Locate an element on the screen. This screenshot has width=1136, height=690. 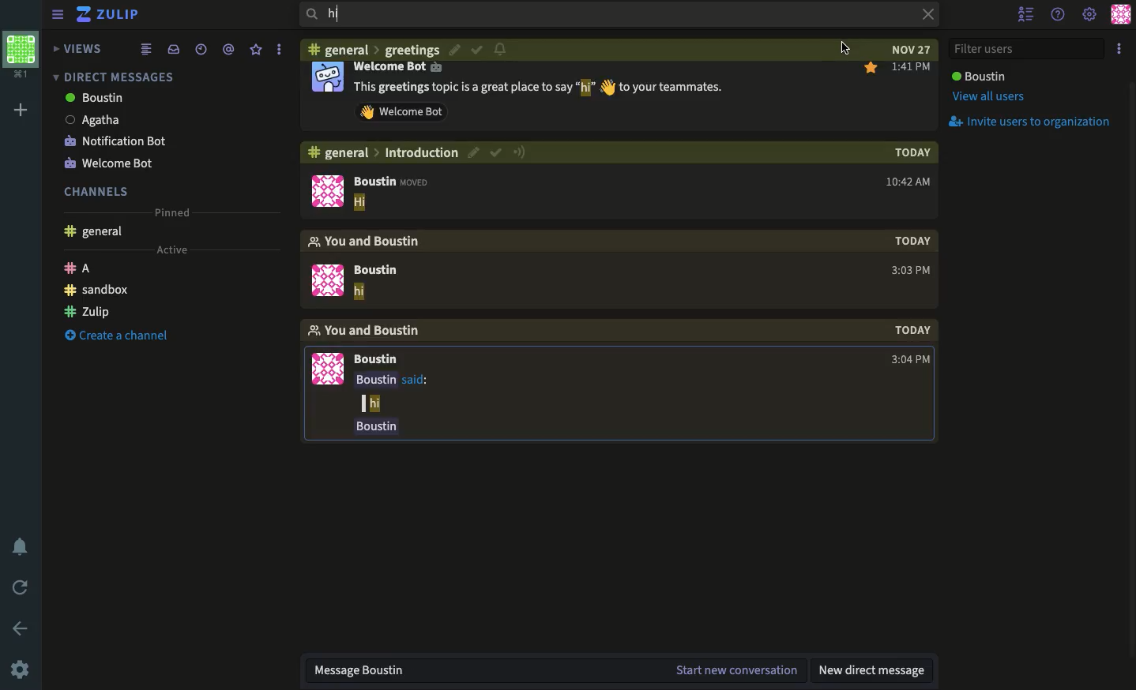
display picture is located at coordinates (327, 190).